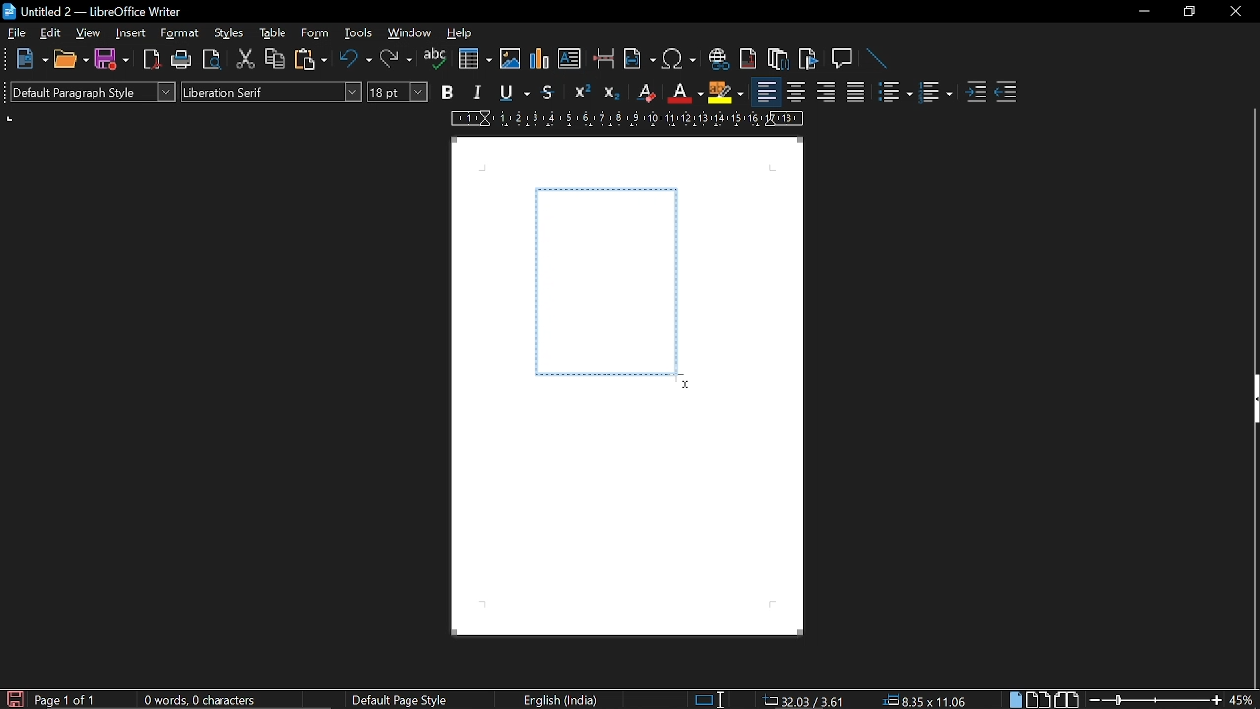 This screenshot has height=709, width=1260. What do you see at coordinates (809, 59) in the screenshot?
I see `insert bookmark` at bounding box center [809, 59].